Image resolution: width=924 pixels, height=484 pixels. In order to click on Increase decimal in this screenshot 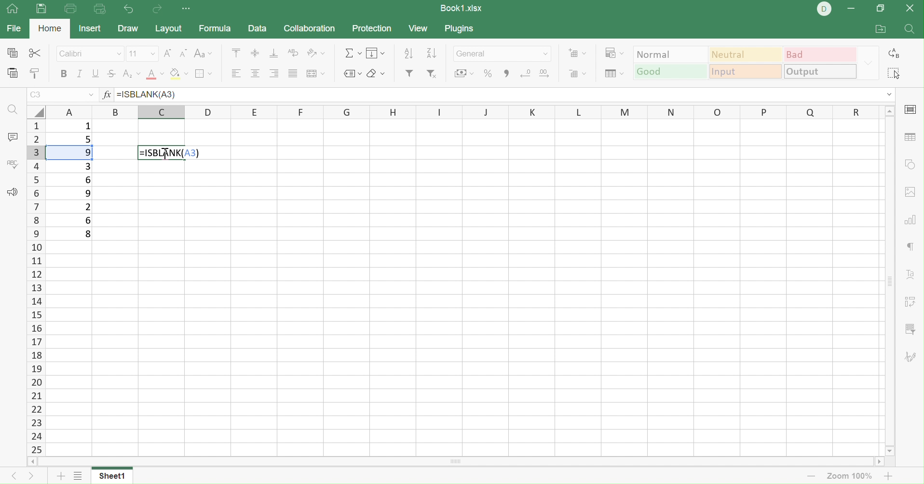, I will do `click(548, 74)`.